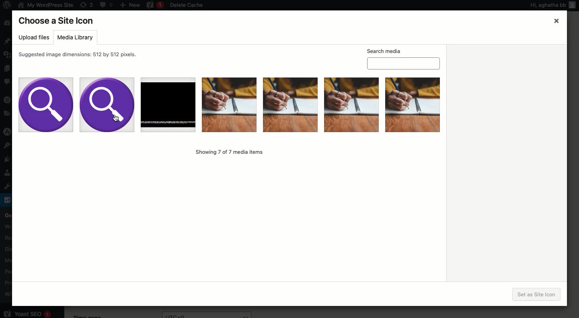 The height and width of the screenshot is (318, 579). I want to click on Media, so click(8, 53).